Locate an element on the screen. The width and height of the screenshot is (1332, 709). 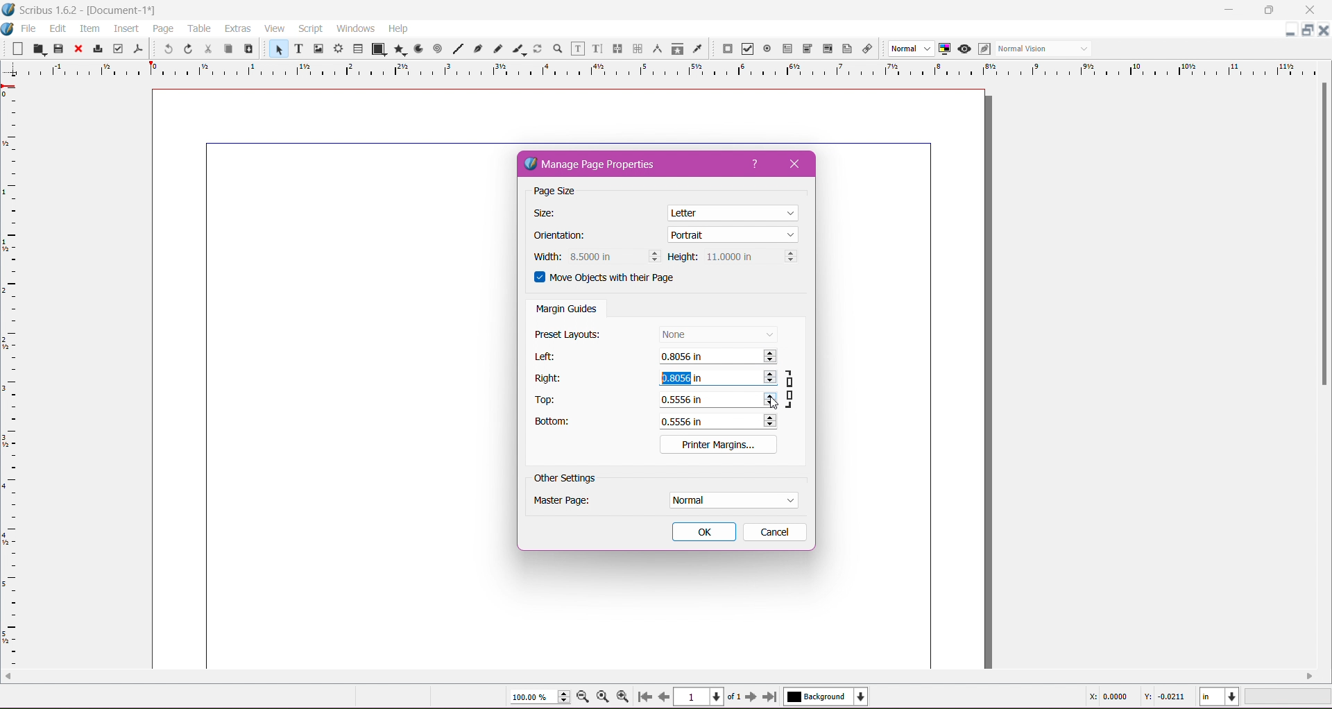
Select the image preview quality is located at coordinates (910, 49).